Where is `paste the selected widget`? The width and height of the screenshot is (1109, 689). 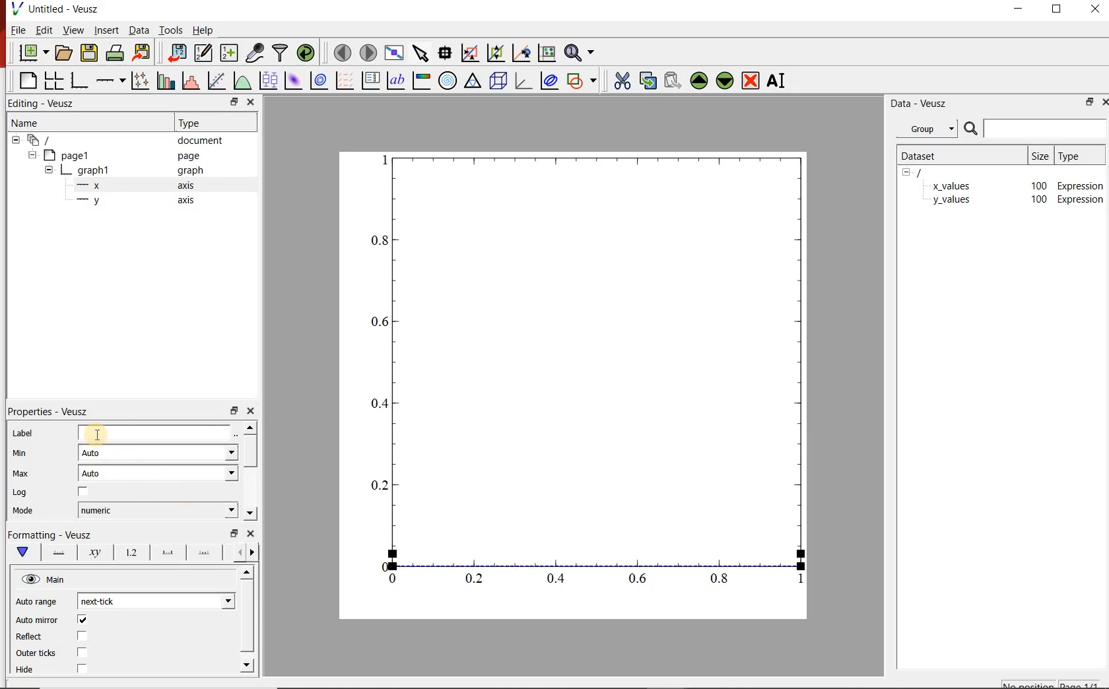
paste the selected widget is located at coordinates (671, 82).